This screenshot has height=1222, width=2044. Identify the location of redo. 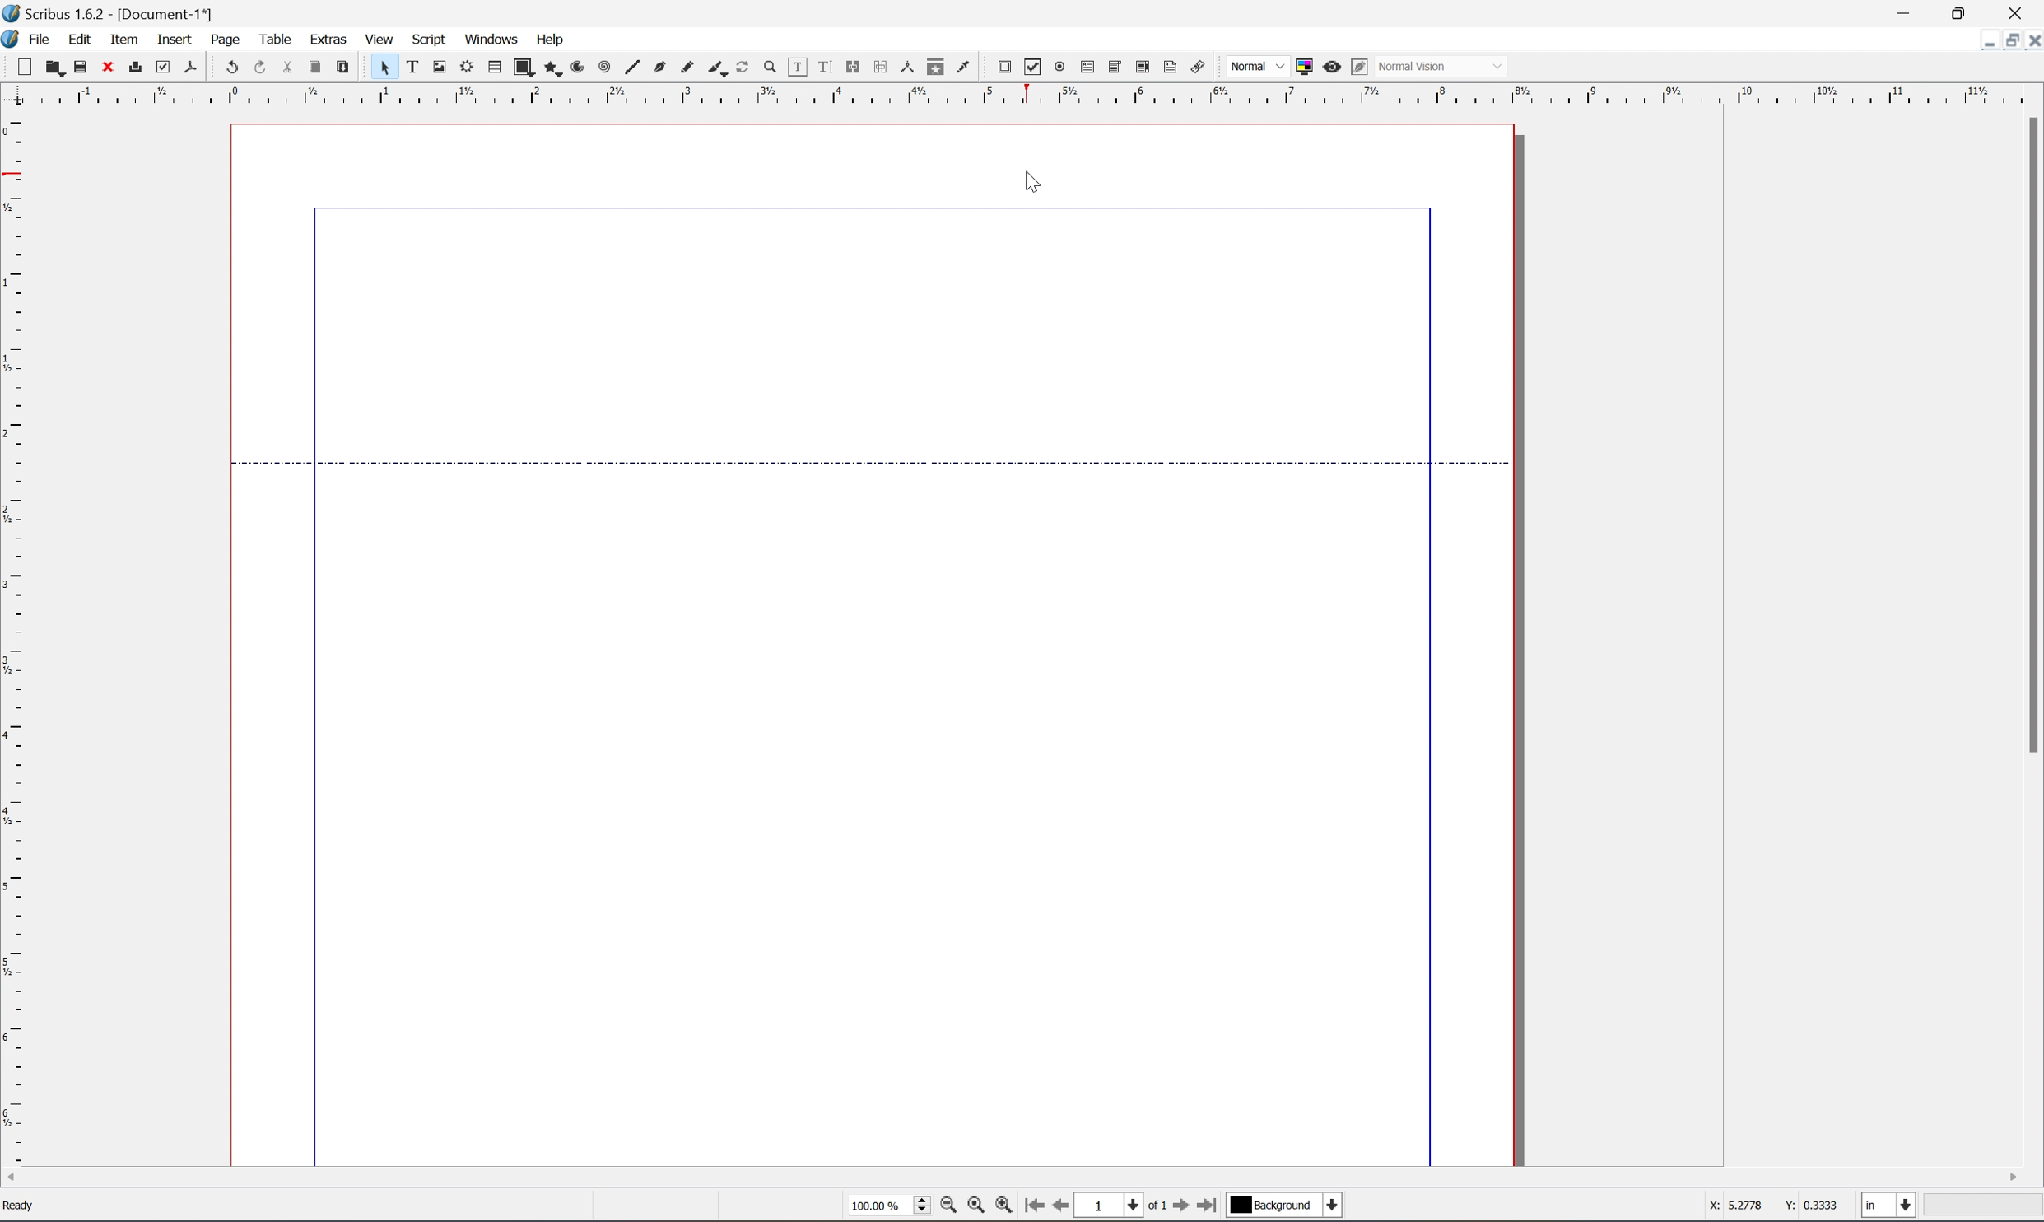
(264, 66).